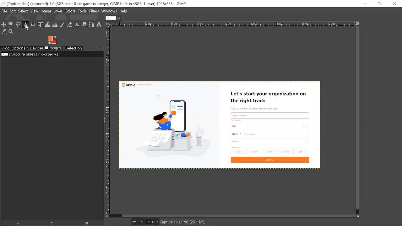  I want to click on Path tool, so click(91, 24).